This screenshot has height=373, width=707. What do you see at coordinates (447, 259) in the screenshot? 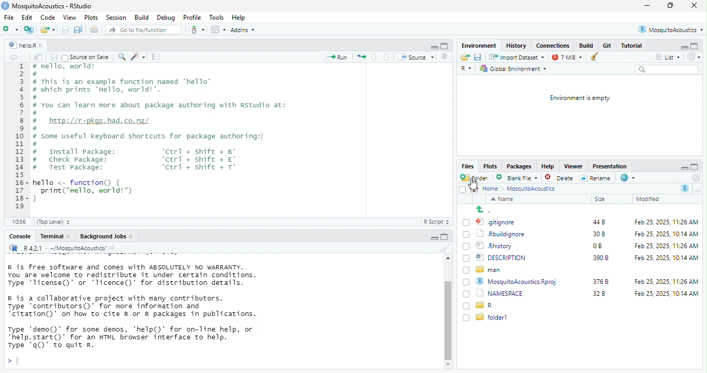
I see `scroll up` at bounding box center [447, 259].